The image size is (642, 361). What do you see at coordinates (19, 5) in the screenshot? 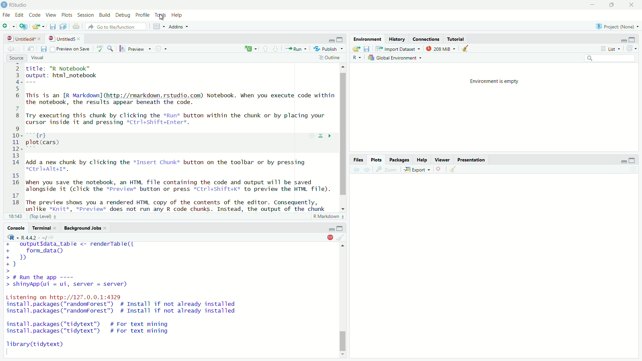
I see `RStudio` at bounding box center [19, 5].